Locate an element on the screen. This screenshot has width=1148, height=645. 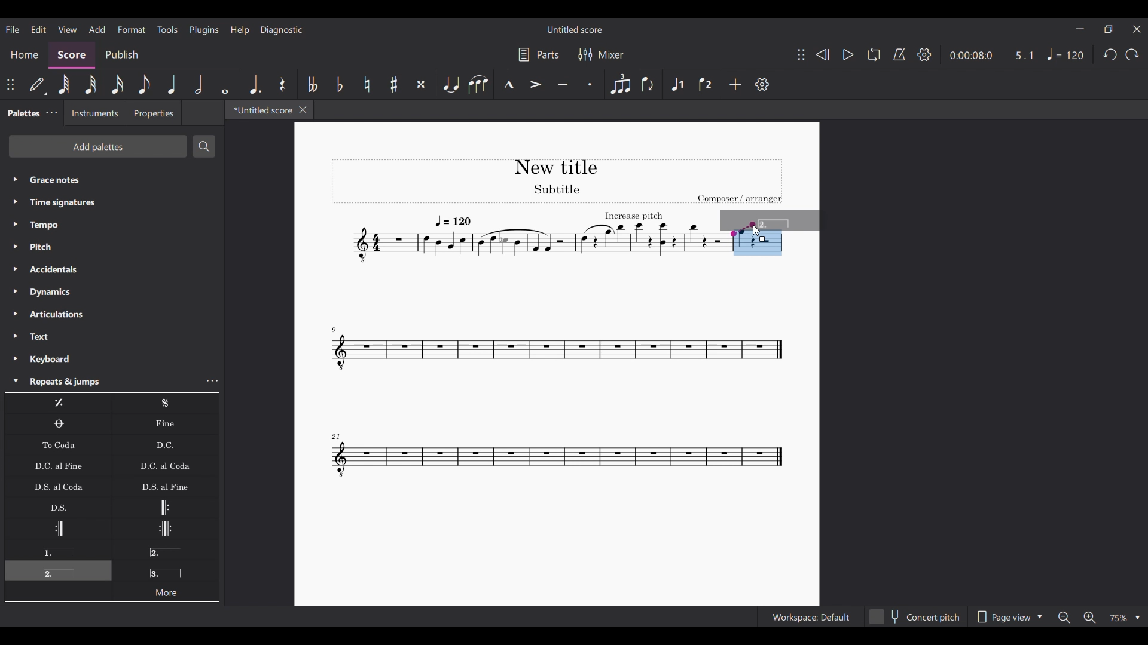
Rewind is located at coordinates (823, 55).